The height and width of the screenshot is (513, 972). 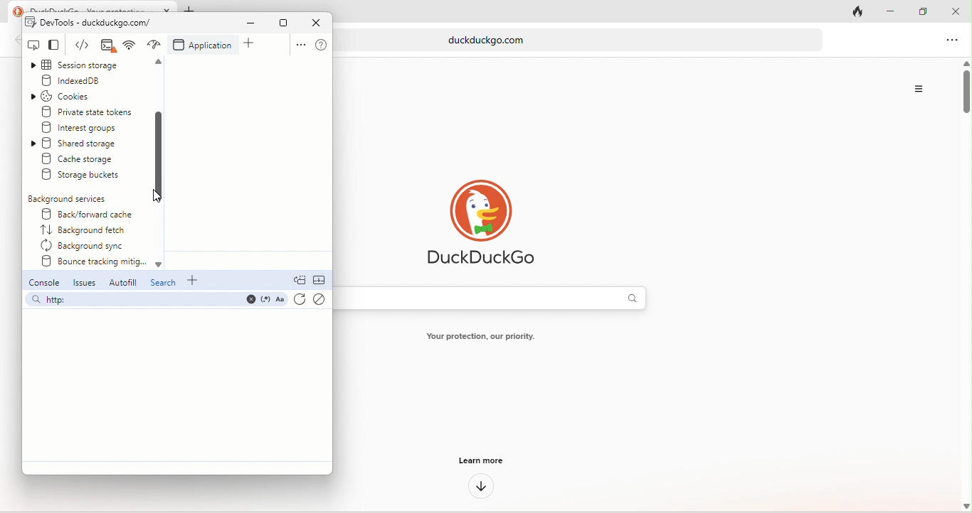 What do you see at coordinates (480, 223) in the screenshot?
I see `duck duck go logo` at bounding box center [480, 223].